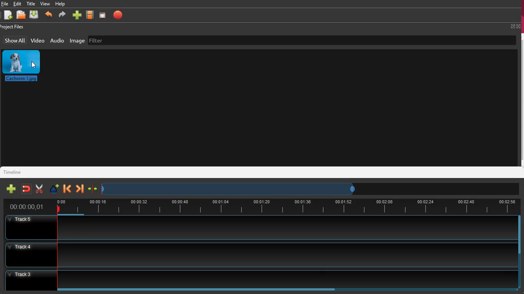  What do you see at coordinates (15, 173) in the screenshot?
I see `timeline` at bounding box center [15, 173].